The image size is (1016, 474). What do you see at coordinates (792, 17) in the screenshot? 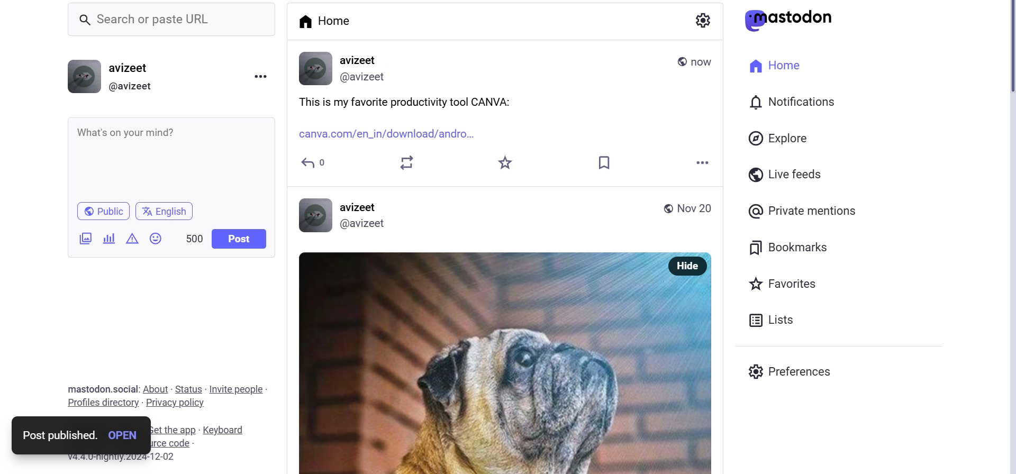
I see `mastodon` at bounding box center [792, 17].